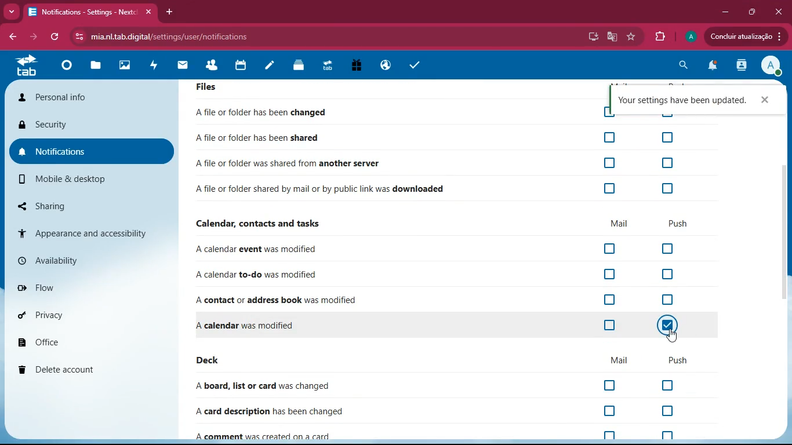 The width and height of the screenshot is (792, 445). I want to click on tab, so click(27, 67).